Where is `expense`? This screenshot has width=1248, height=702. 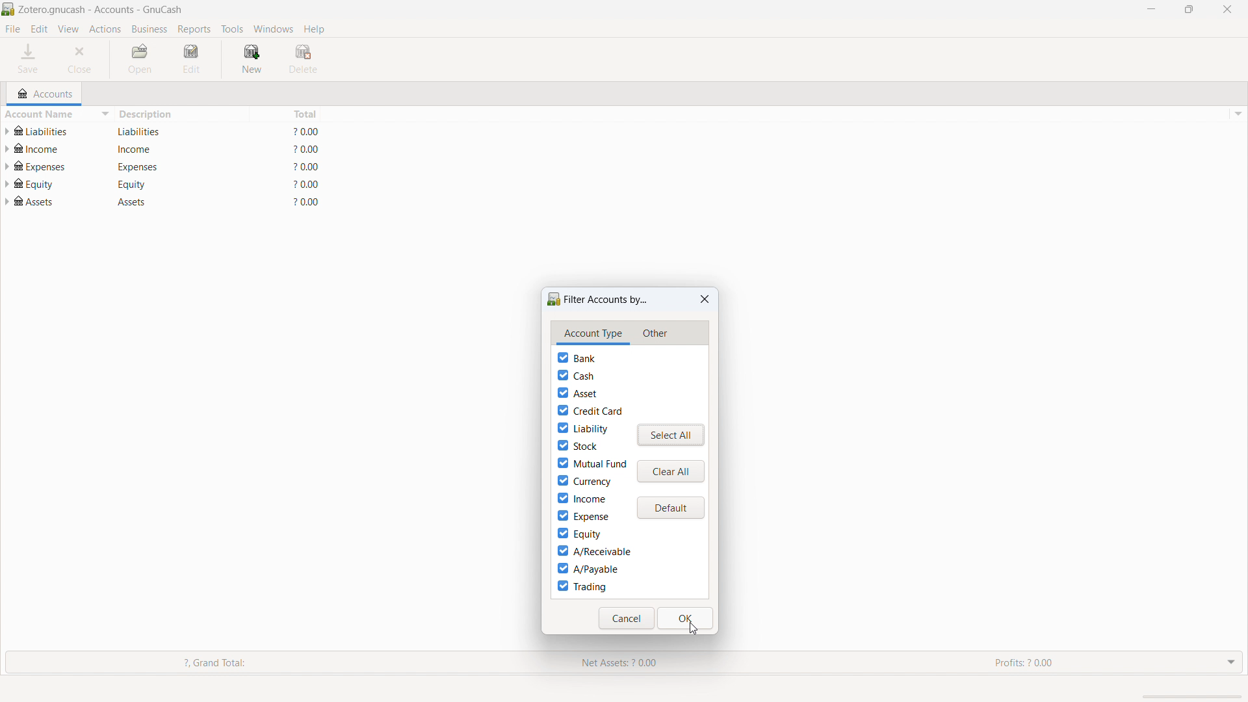
expense is located at coordinates (583, 516).